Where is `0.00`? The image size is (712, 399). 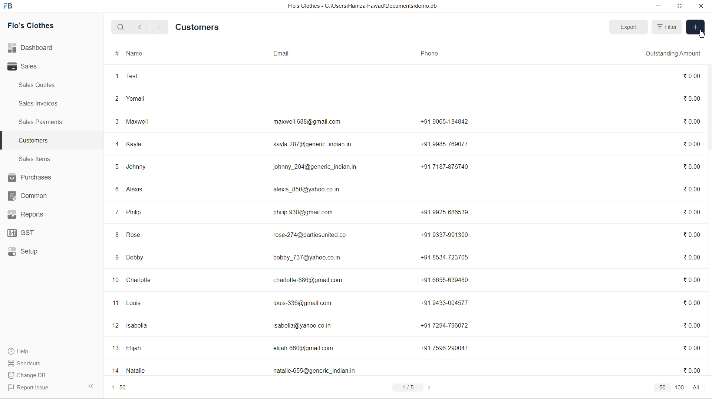 0.00 is located at coordinates (692, 143).